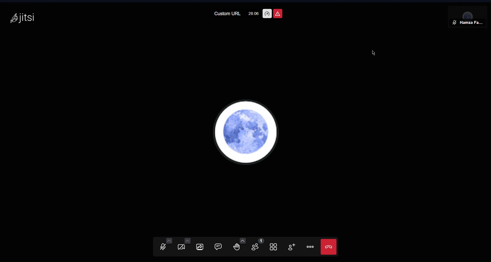 Image resolution: width=491 pixels, height=262 pixels. I want to click on 28:06, so click(254, 14).